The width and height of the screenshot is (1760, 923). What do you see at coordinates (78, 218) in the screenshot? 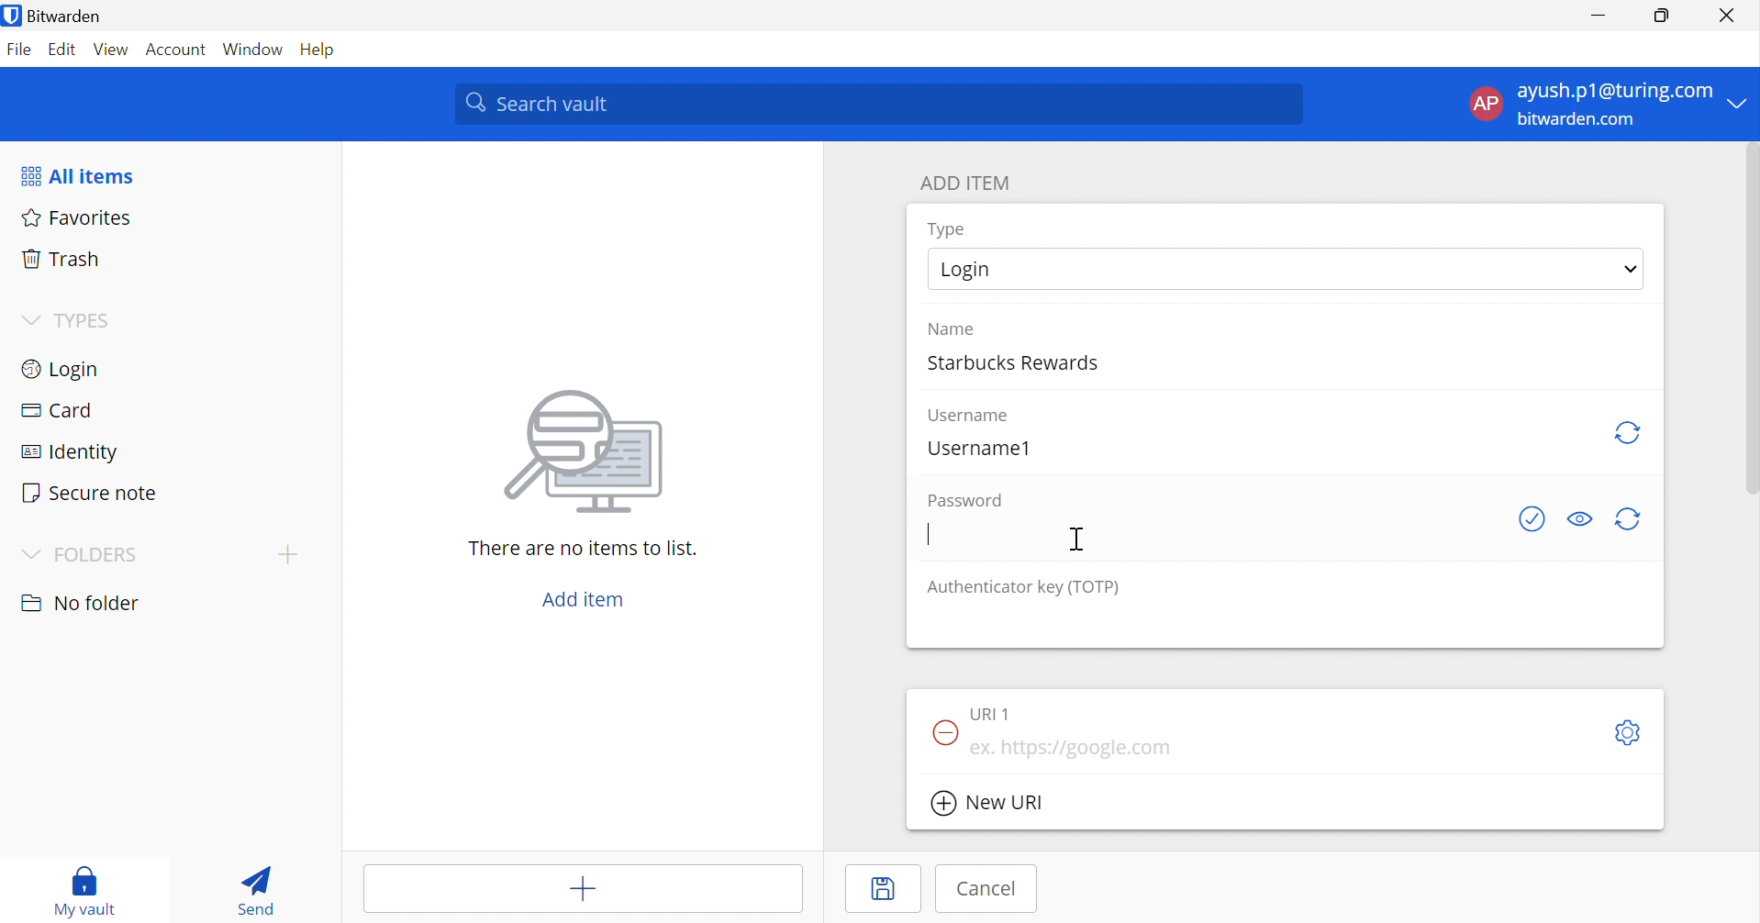
I see `Favorites` at bounding box center [78, 218].